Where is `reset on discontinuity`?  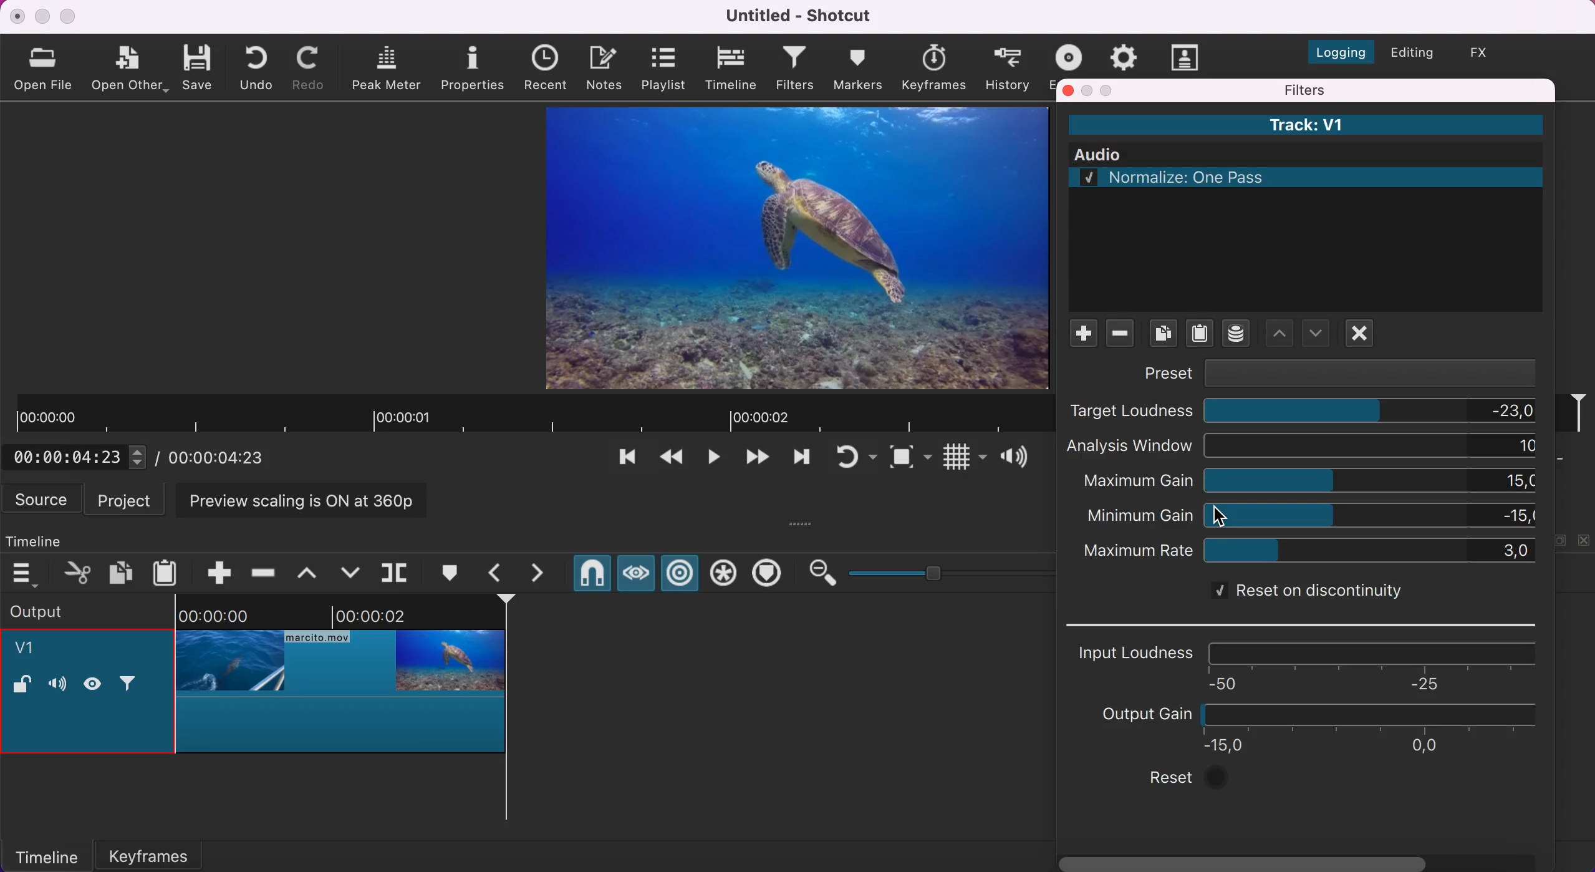
reset on discontinuity is located at coordinates (1302, 593).